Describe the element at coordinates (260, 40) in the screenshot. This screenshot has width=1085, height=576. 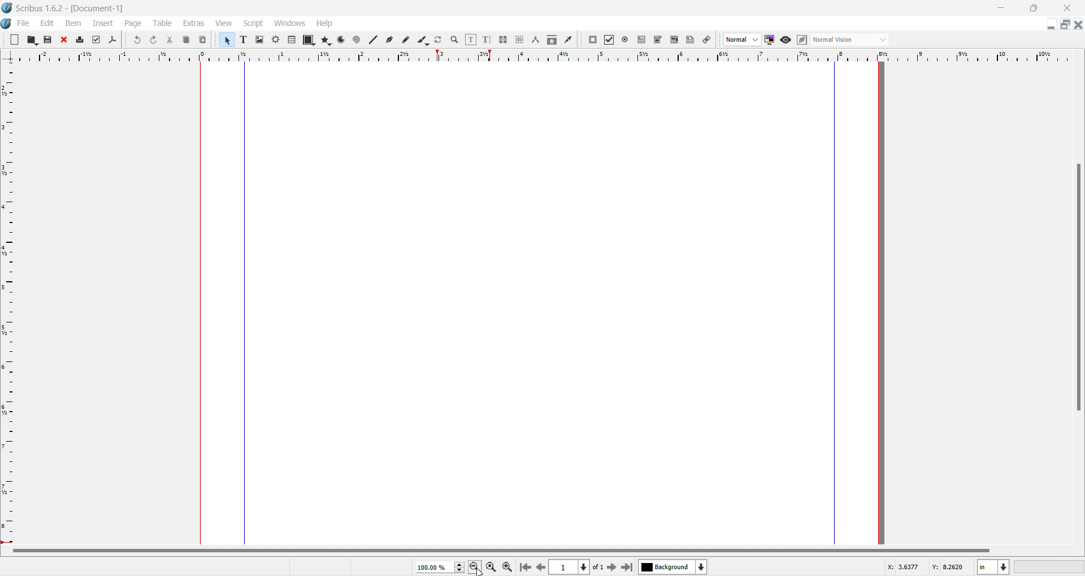
I see `Image Frame` at that location.